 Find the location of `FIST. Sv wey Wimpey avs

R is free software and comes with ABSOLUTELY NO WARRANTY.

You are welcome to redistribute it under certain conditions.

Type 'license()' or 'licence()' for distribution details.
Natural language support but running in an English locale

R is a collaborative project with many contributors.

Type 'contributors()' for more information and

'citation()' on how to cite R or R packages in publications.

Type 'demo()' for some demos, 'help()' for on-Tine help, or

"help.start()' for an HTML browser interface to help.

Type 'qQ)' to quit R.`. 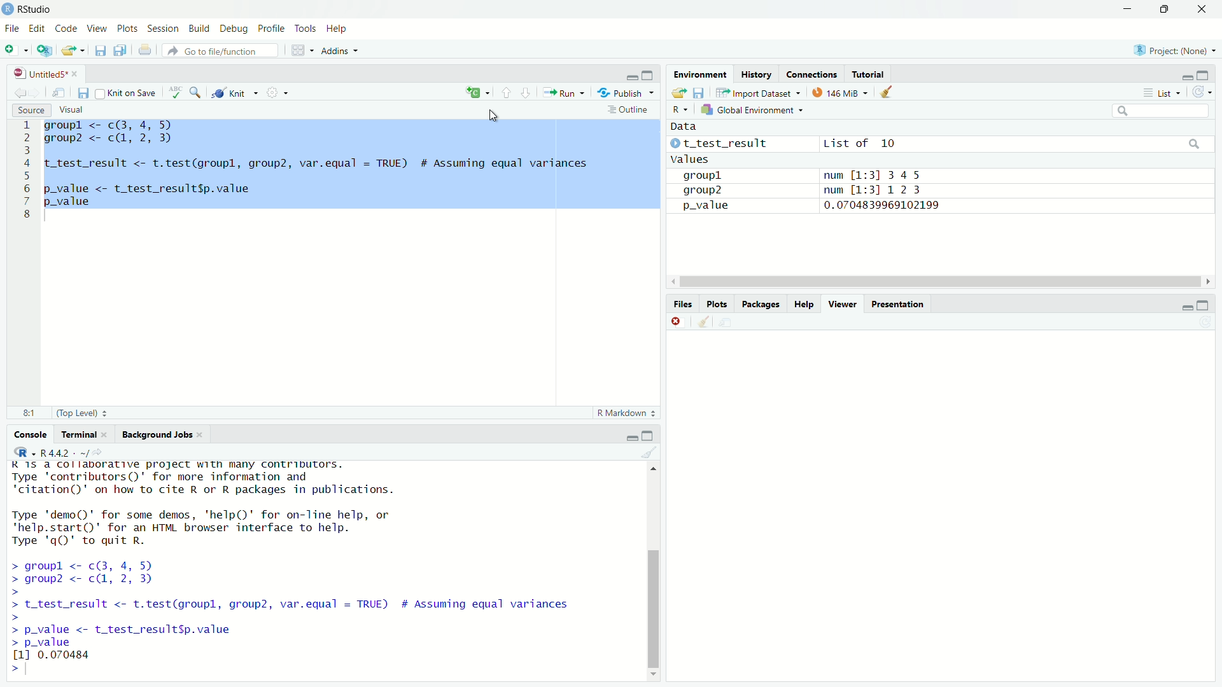

FIST. Sv wey Wimpey avs

R is free software and comes with ABSOLUTELY NO WARRANTY.

You are welcome to redistribute it under certain conditions.

Type 'license()' or 'licence()' for distribution details.
Natural language support but running in an English locale

R is a collaborative project with many contributors.

Type 'contributors()' for more information and

'citation()' on how to cite R or R packages in publications.

Type 'demo()' for some demos, 'help()' for on-Tine help, or

"help.start()' for an HTML browser interface to help.

Type 'qQ)' to quit R. is located at coordinates (305, 560).